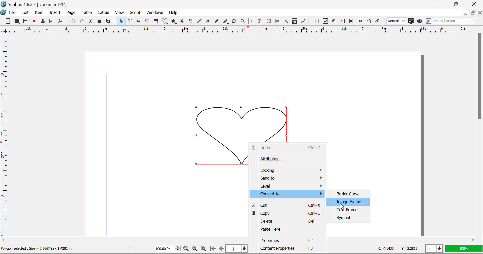 The height and width of the screenshot is (254, 483). What do you see at coordinates (235, 22) in the screenshot?
I see `Refresh` at bounding box center [235, 22].